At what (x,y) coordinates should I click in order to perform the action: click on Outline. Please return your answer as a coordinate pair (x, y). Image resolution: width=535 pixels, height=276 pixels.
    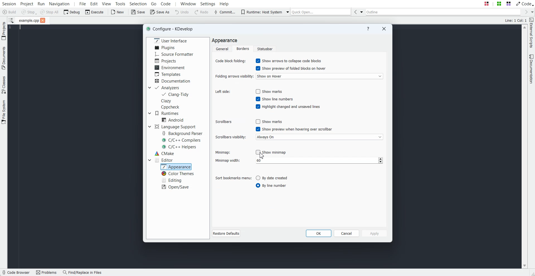
    Looking at the image, I should click on (443, 12).